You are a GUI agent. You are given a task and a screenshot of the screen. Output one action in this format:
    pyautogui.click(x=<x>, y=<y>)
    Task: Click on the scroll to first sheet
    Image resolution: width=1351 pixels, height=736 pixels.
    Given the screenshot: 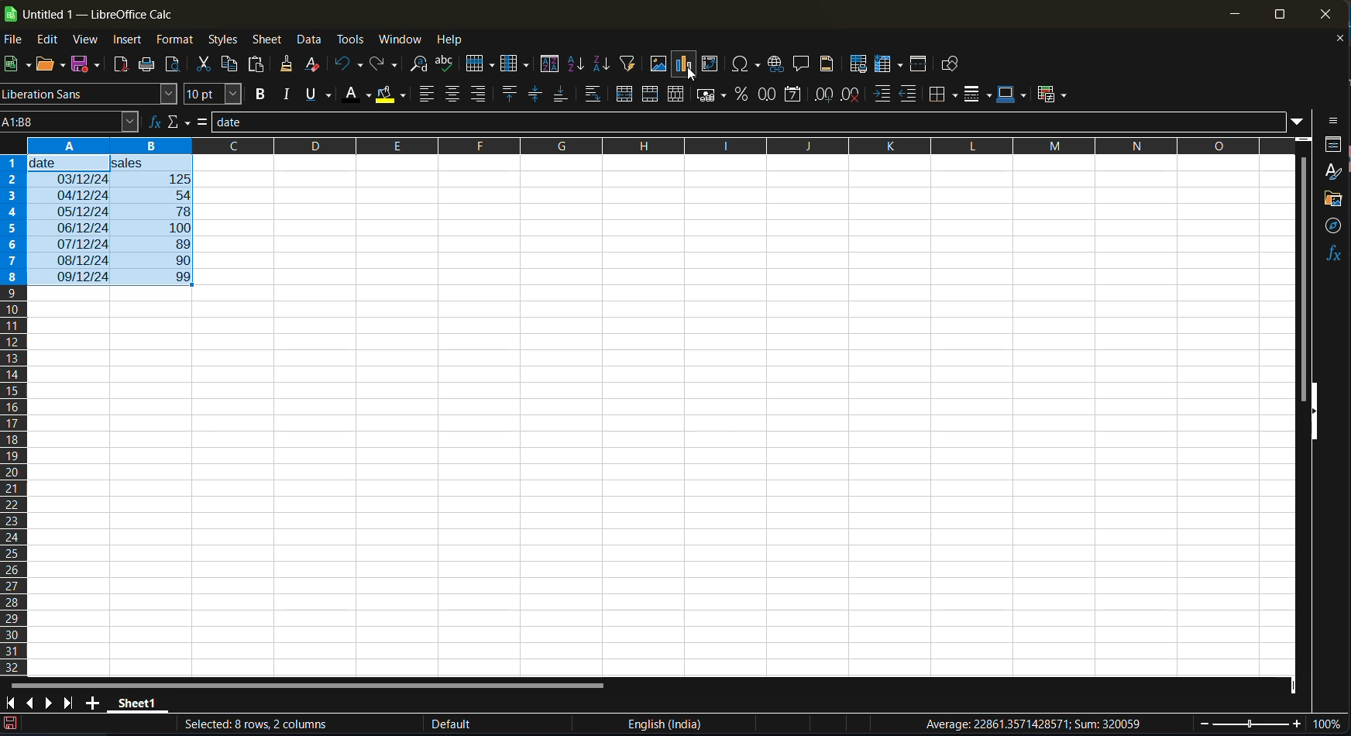 What is the action you would take?
    pyautogui.click(x=9, y=703)
    